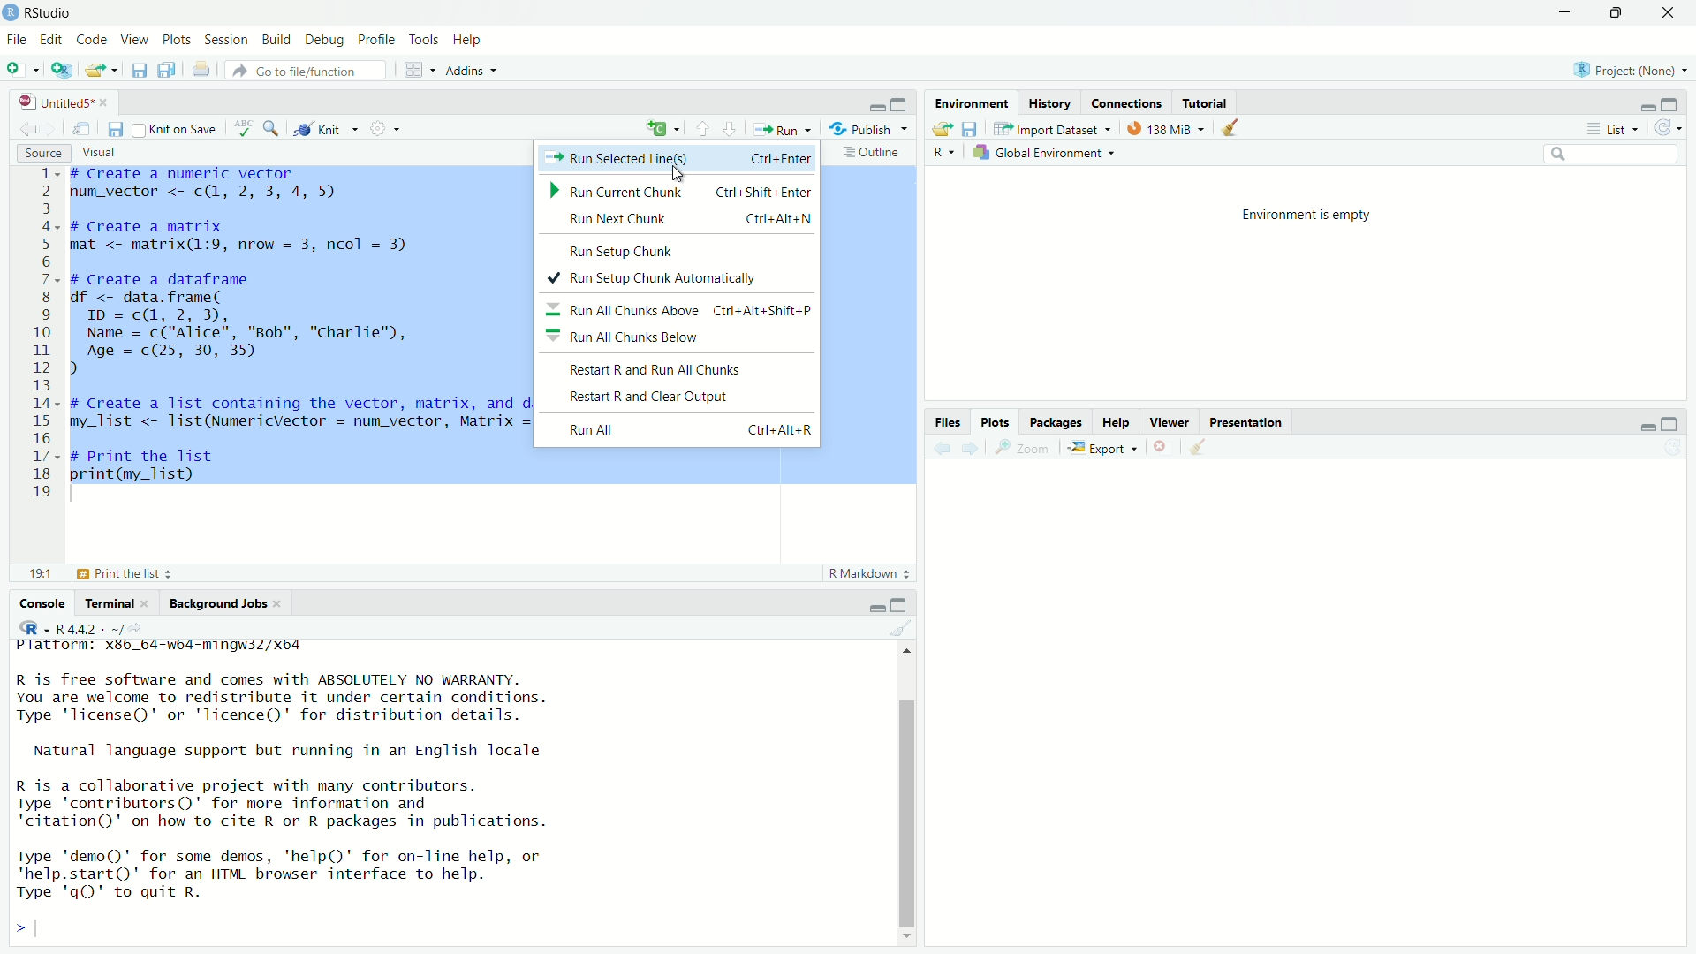  What do you see at coordinates (94, 41) in the screenshot?
I see `Code` at bounding box center [94, 41].